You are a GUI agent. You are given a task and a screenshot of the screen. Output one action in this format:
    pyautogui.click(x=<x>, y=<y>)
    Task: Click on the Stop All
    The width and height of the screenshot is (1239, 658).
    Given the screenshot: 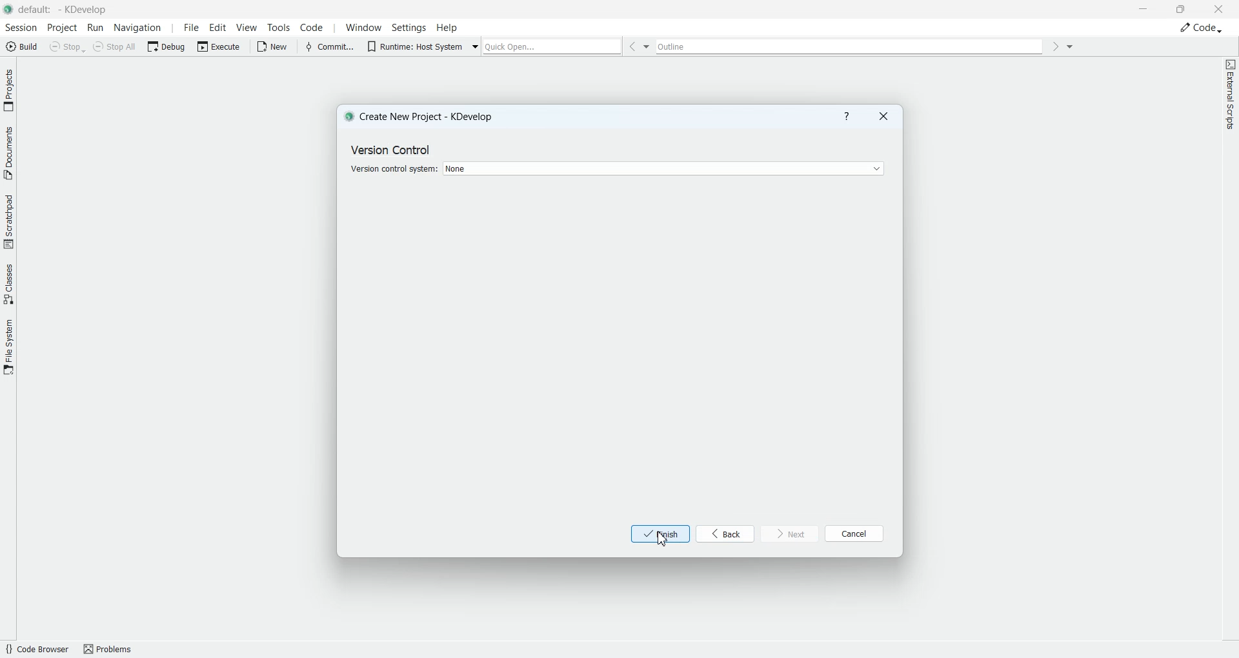 What is the action you would take?
    pyautogui.click(x=116, y=46)
    